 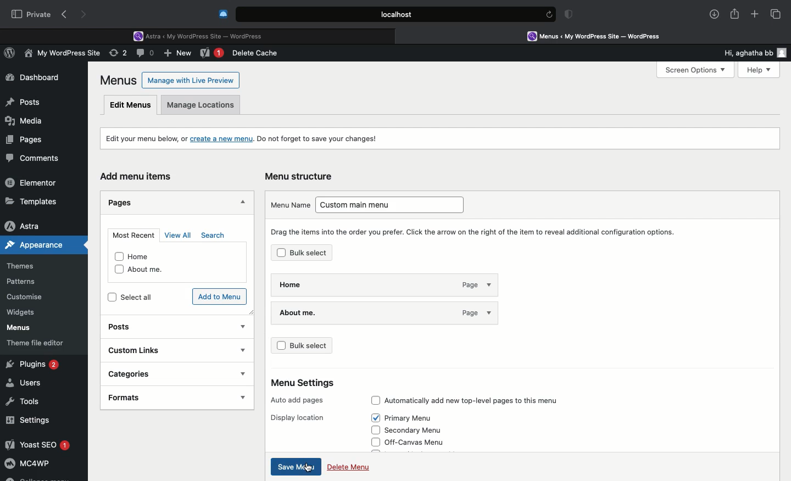 I want to click on Off-canvas menu, so click(x=424, y=442).